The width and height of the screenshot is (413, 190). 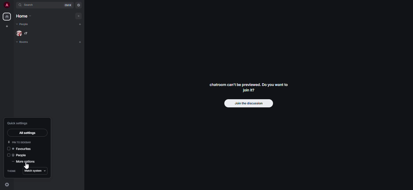 What do you see at coordinates (24, 33) in the screenshot?
I see `people` at bounding box center [24, 33].